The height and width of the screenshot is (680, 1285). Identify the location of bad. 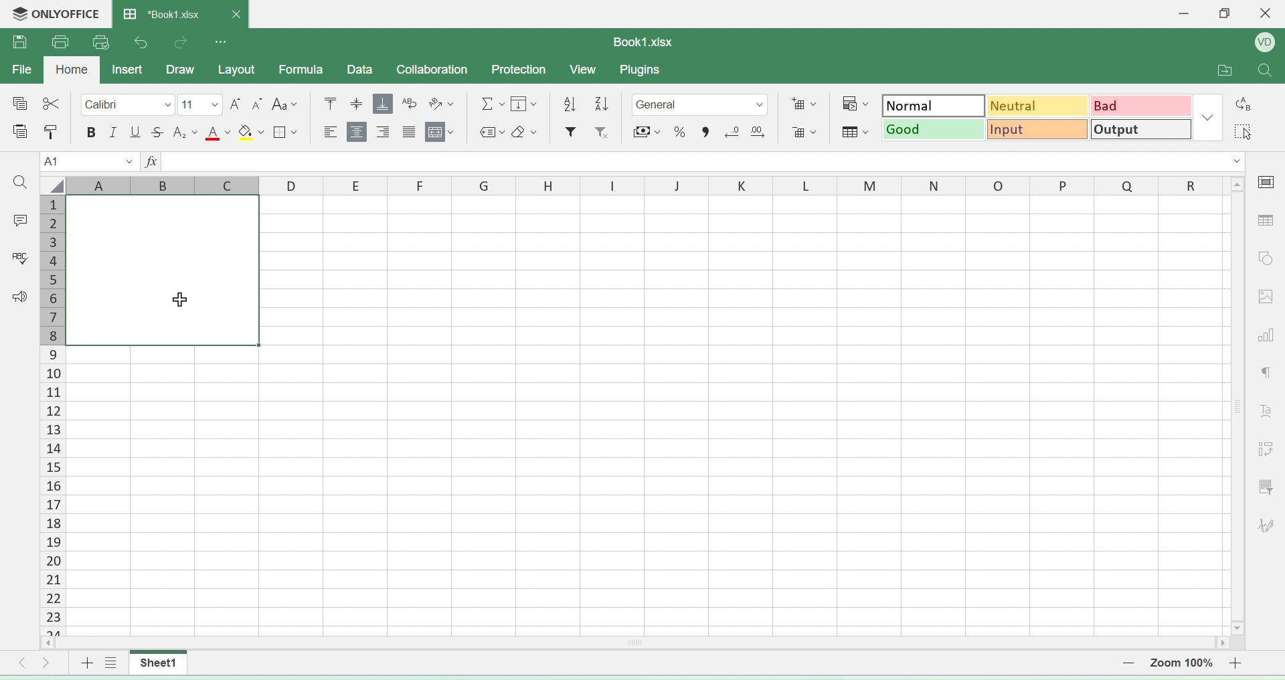
(1139, 106).